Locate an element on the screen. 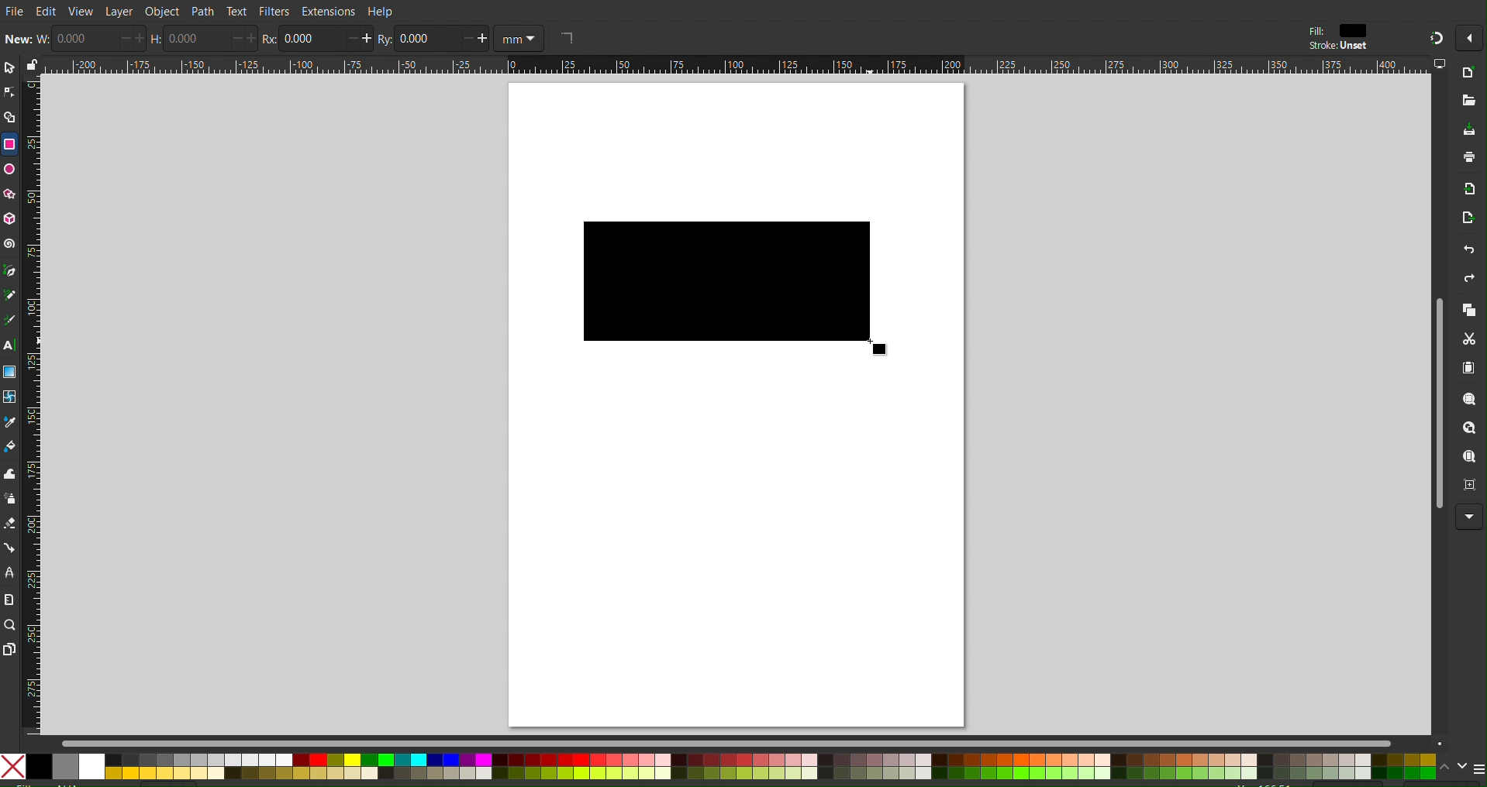 This screenshot has width=1487, height=787. 0.000 is located at coordinates (191, 39).